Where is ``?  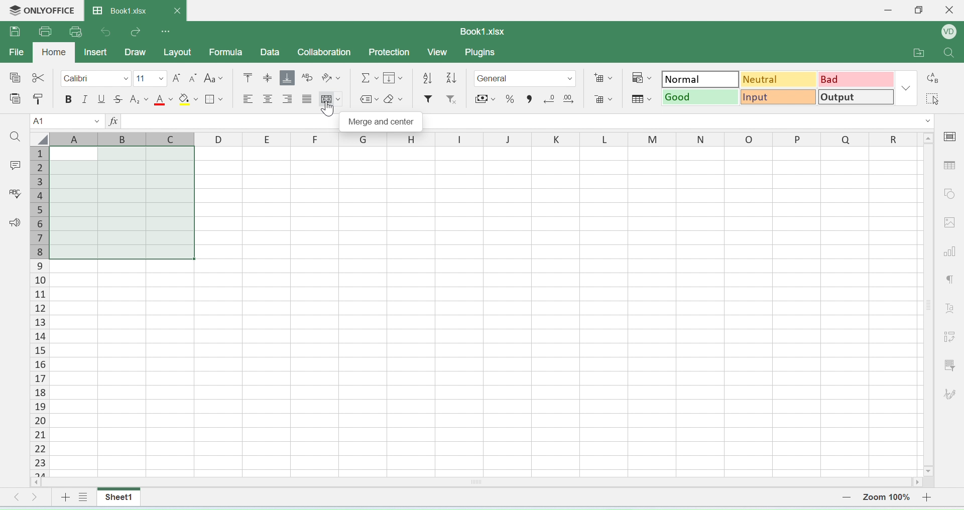  is located at coordinates (485, 99).